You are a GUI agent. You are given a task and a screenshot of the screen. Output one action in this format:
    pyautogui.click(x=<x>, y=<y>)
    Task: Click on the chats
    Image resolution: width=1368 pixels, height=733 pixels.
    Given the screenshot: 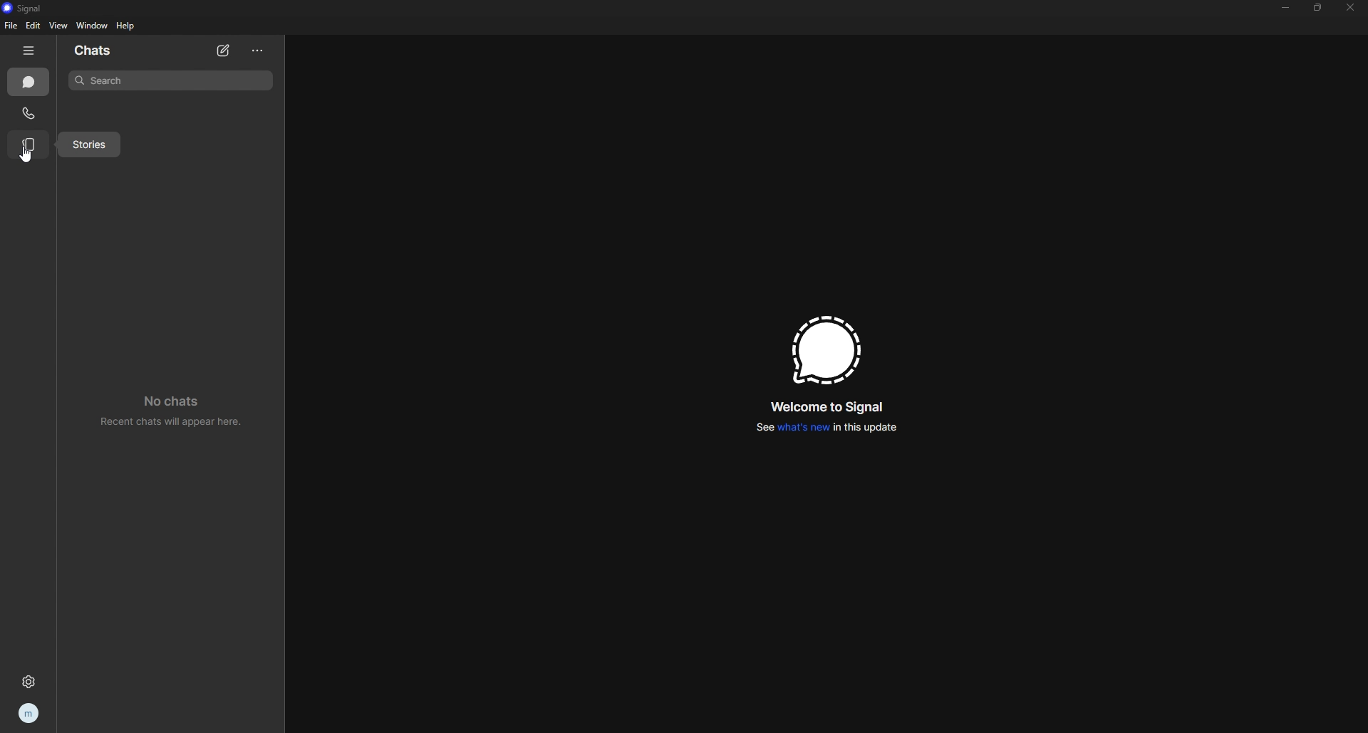 What is the action you would take?
    pyautogui.click(x=30, y=83)
    